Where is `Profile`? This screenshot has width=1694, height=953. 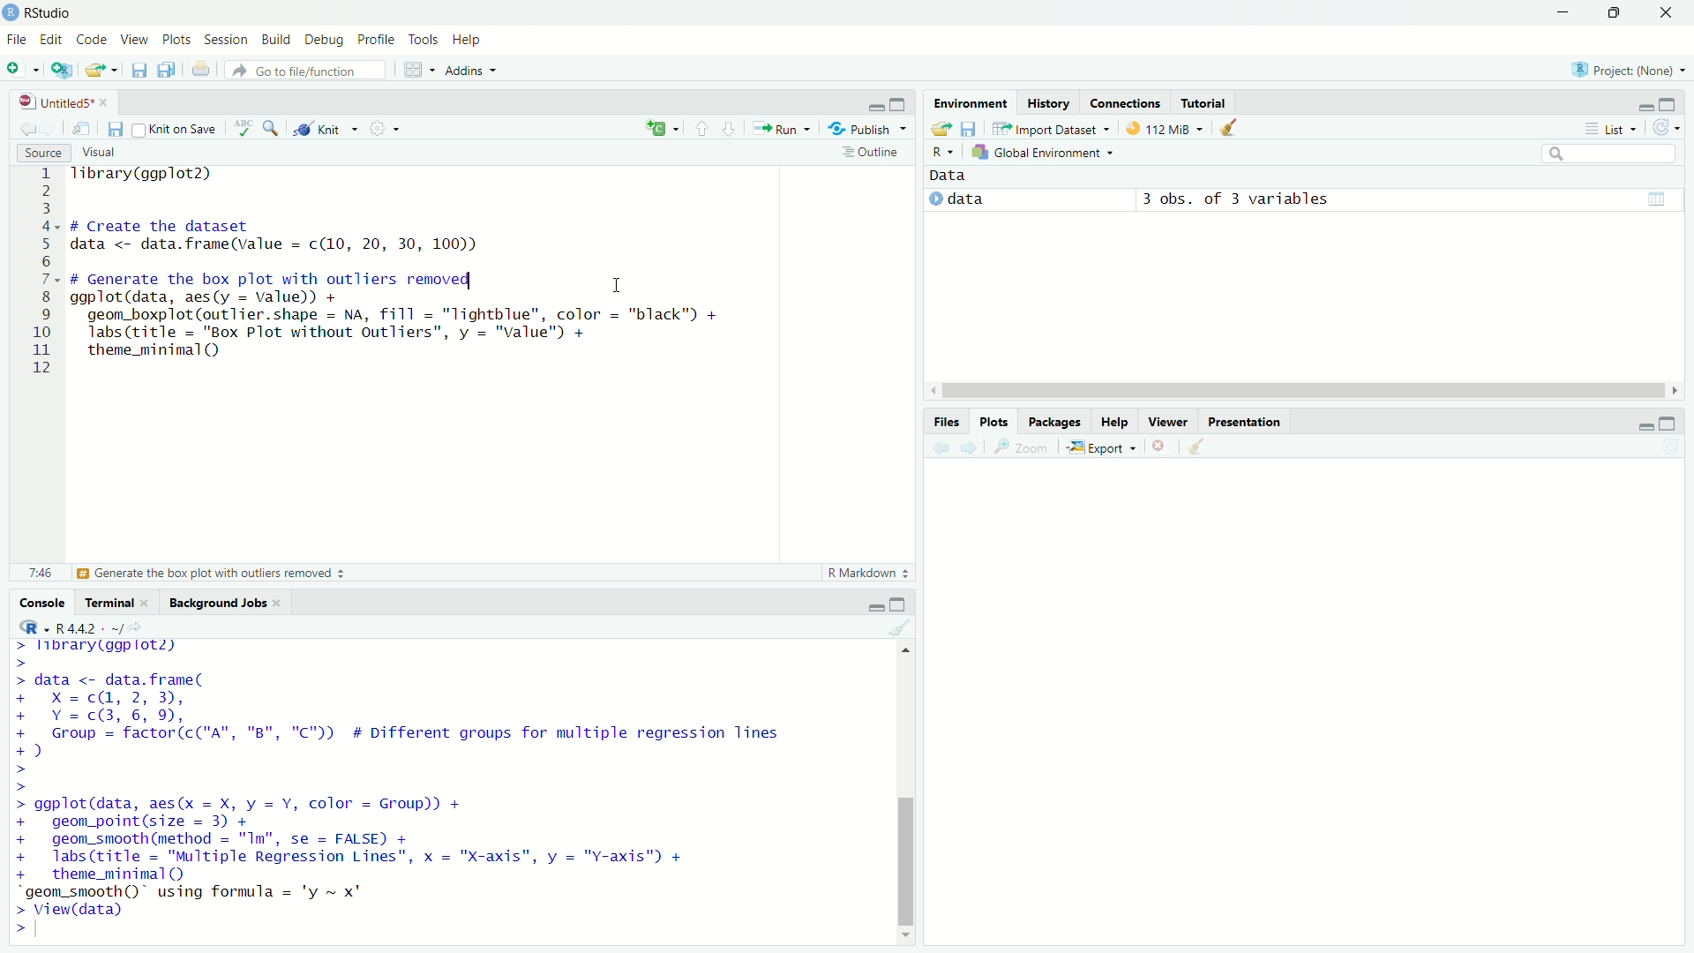 Profile is located at coordinates (379, 41).